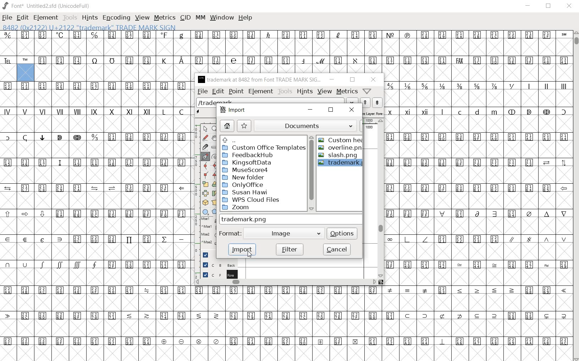 The image size is (579, 361). Describe the element at coordinates (502, 119) in the screenshot. I see `special characters` at that location.